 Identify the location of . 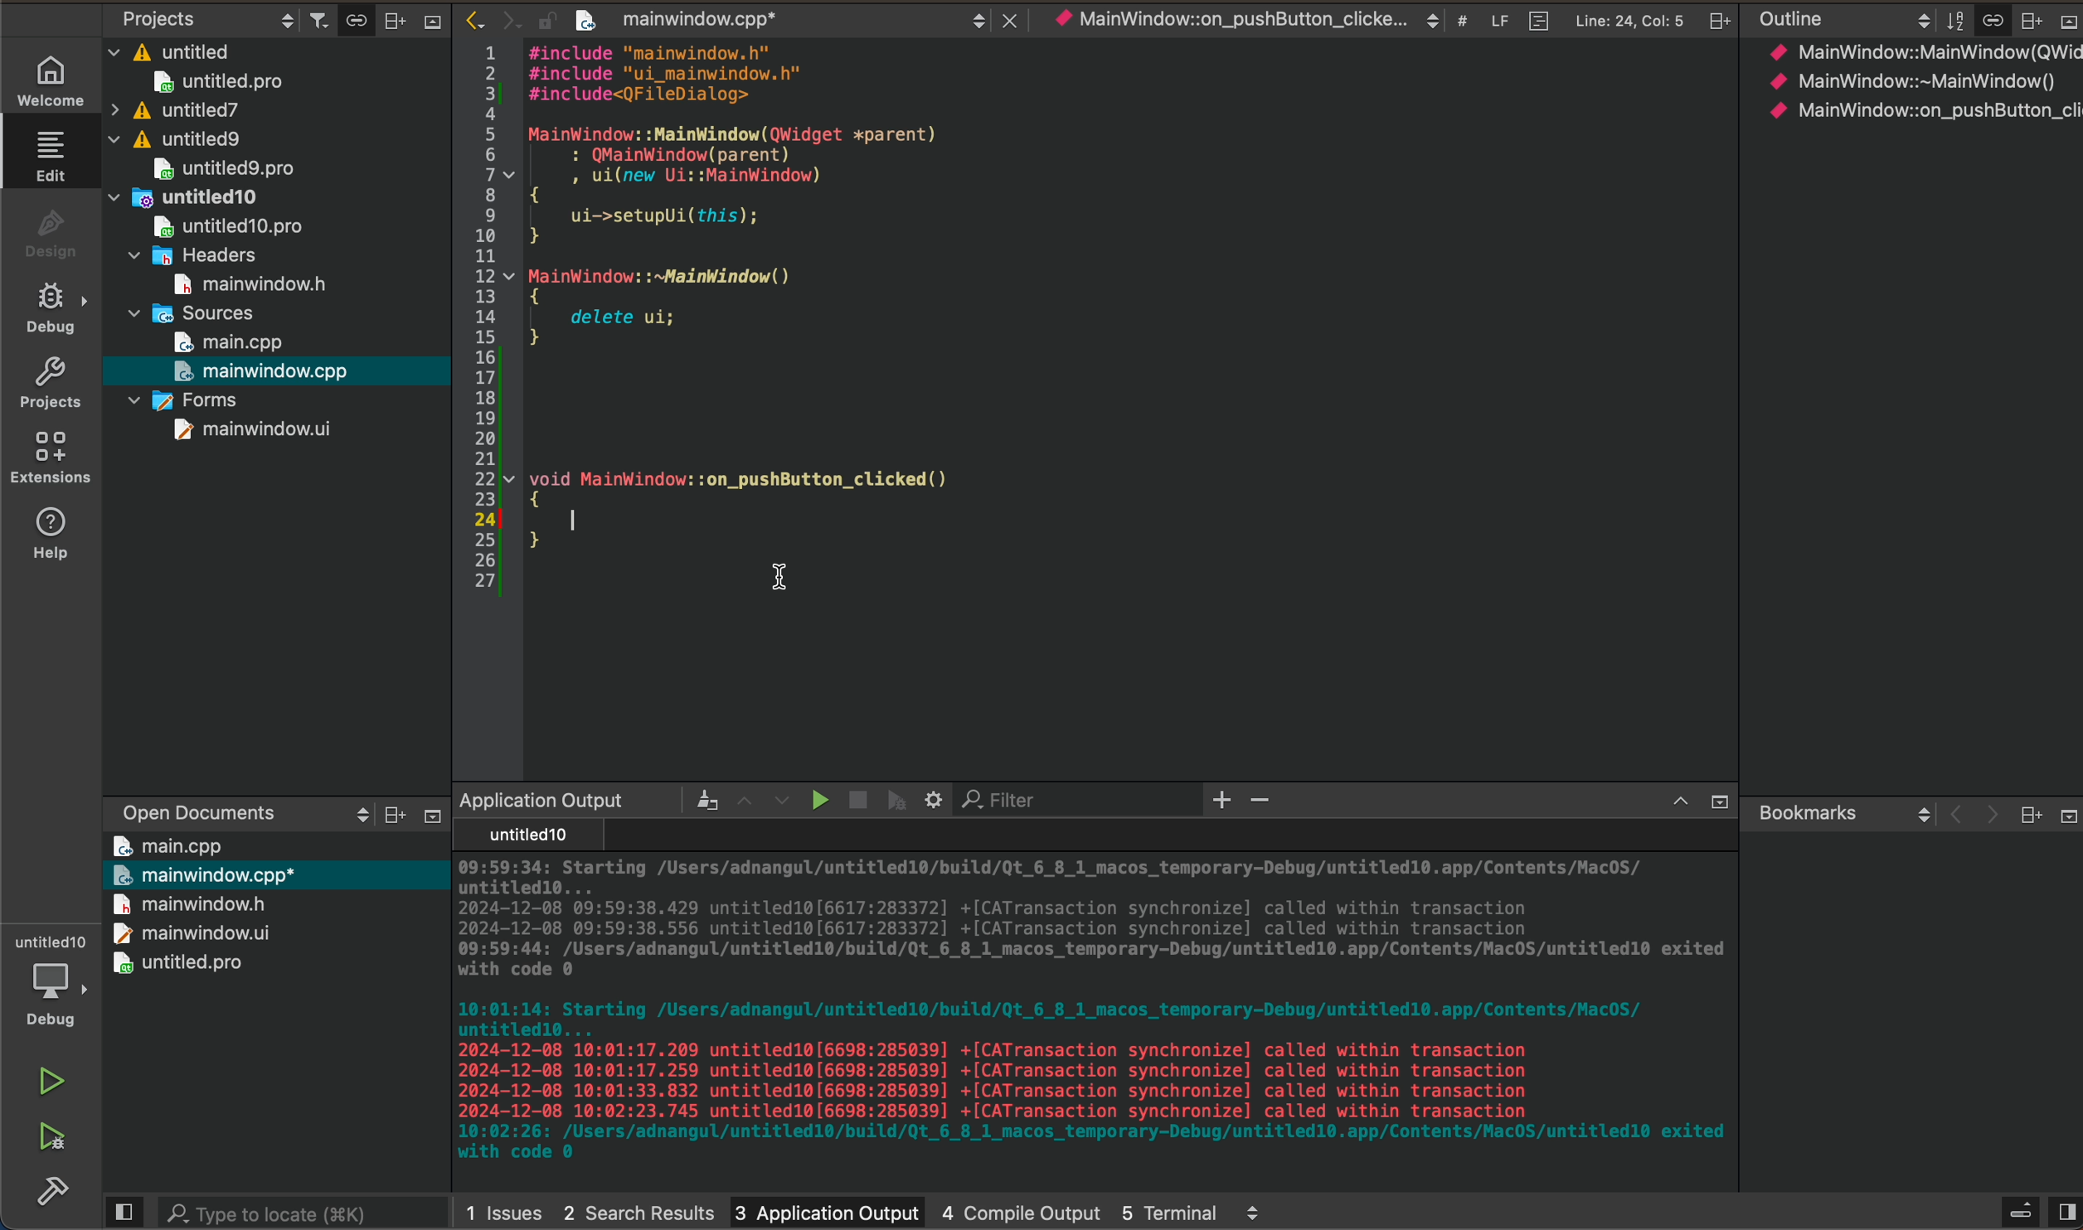
(2064, 815).